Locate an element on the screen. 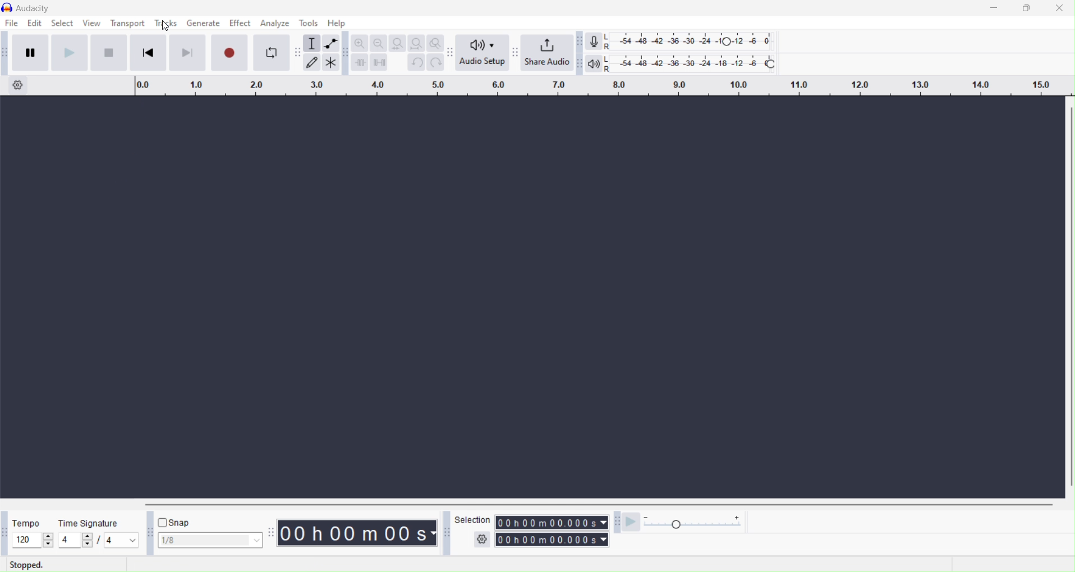 This screenshot has height=572, width=1075. Timing of track is located at coordinates (552, 522).